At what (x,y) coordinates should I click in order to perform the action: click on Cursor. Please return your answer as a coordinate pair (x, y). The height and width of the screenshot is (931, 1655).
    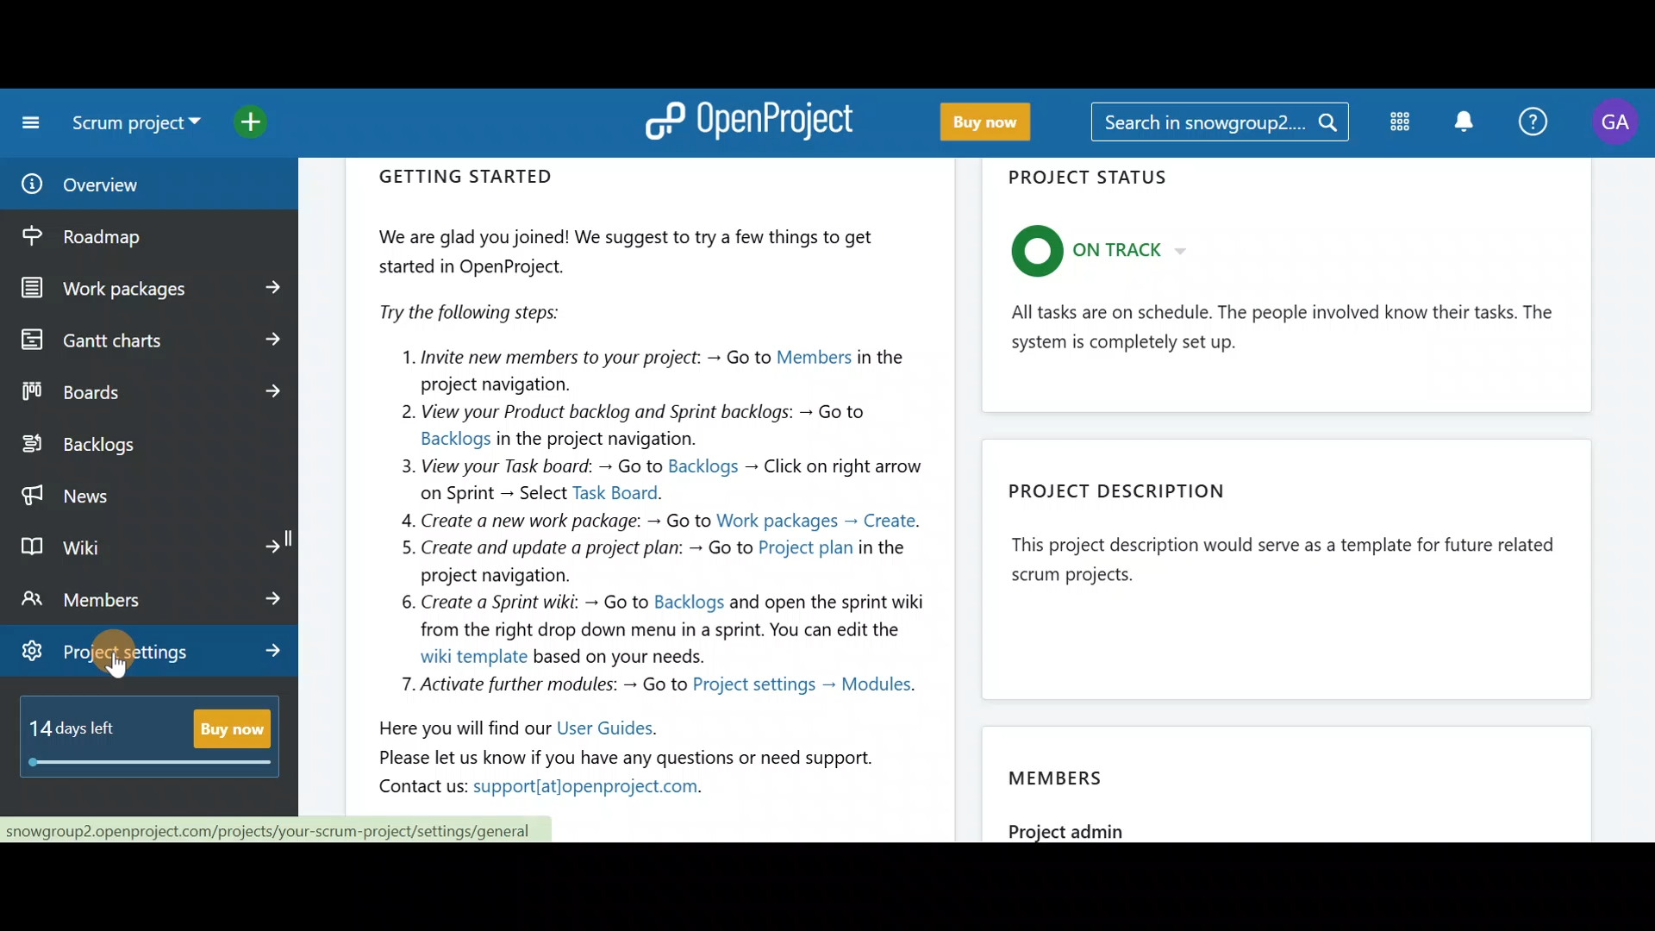
    Looking at the image, I should click on (119, 657).